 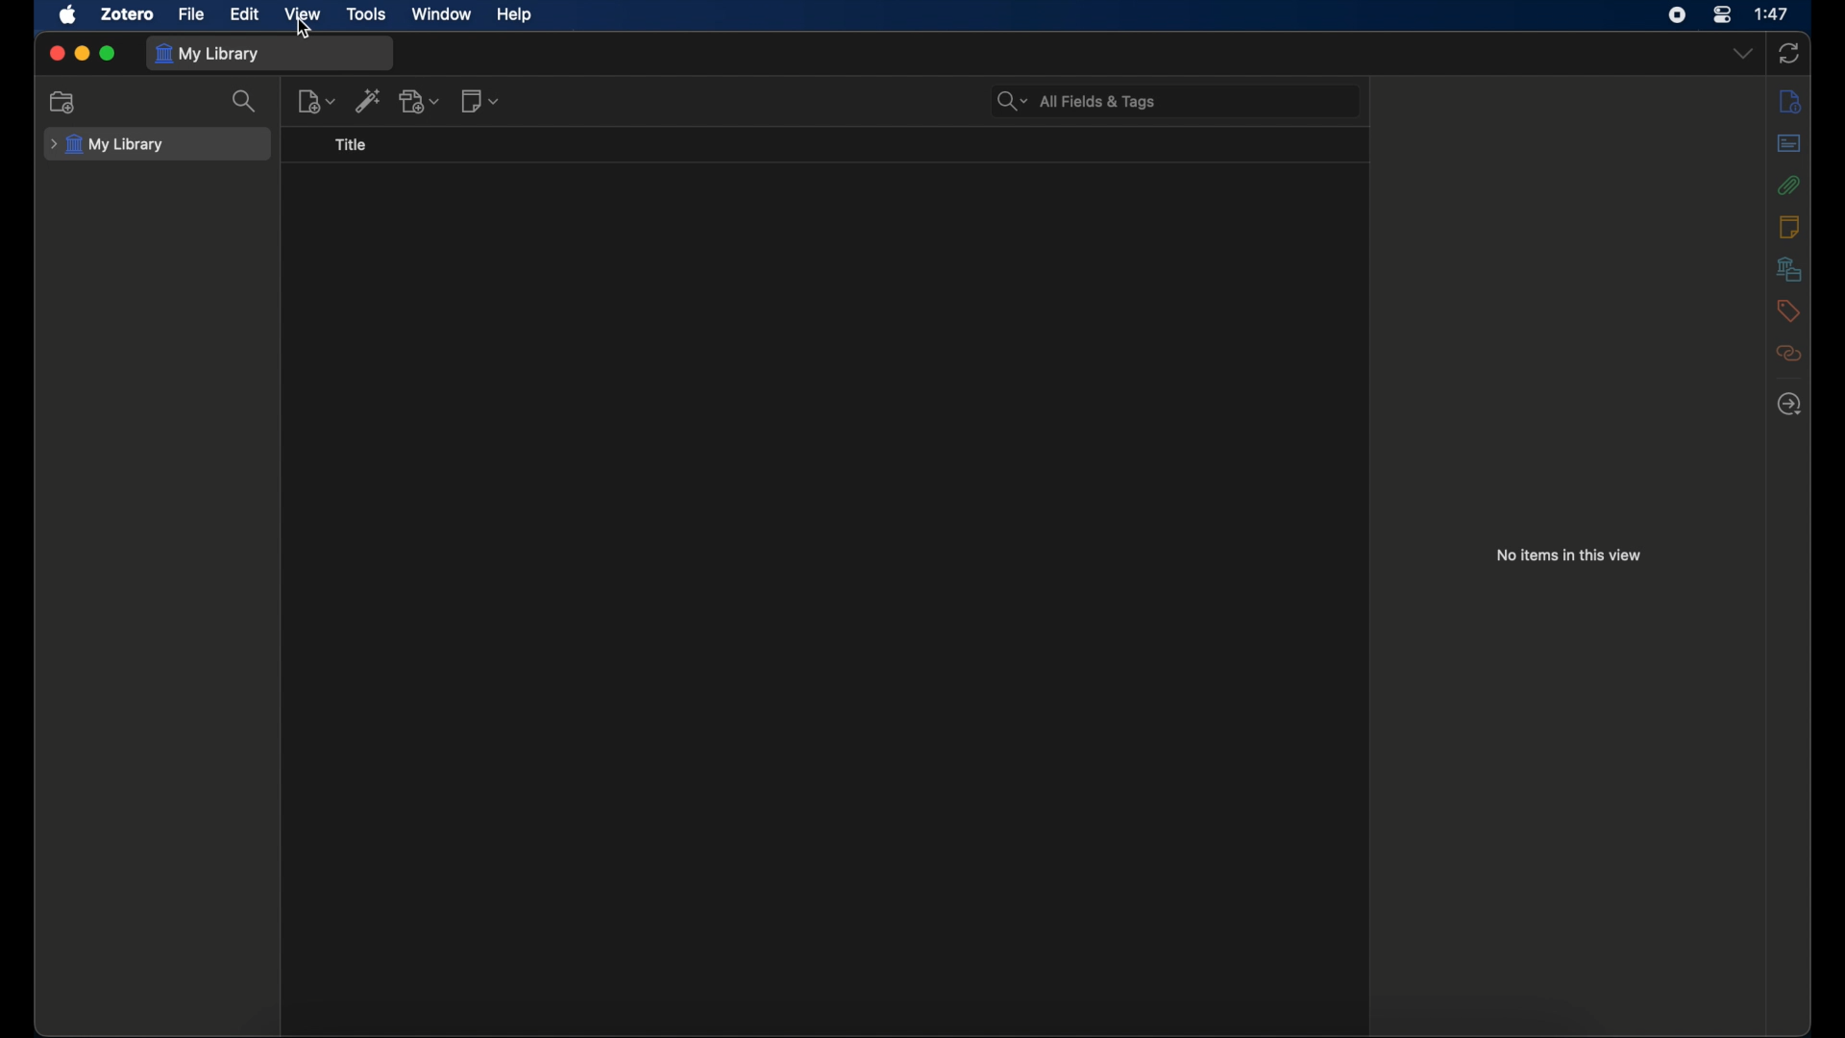 I want to click on Cursor, so click(x=308, y=34).